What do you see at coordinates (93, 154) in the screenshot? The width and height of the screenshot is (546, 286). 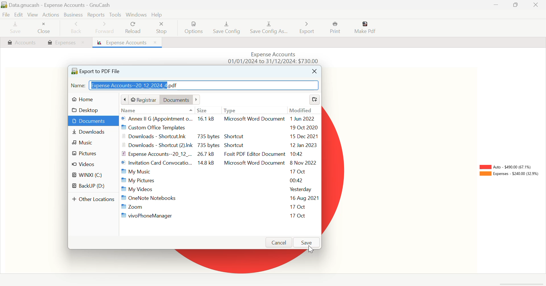 I see `Pictures` at bounding box center [93, 154].